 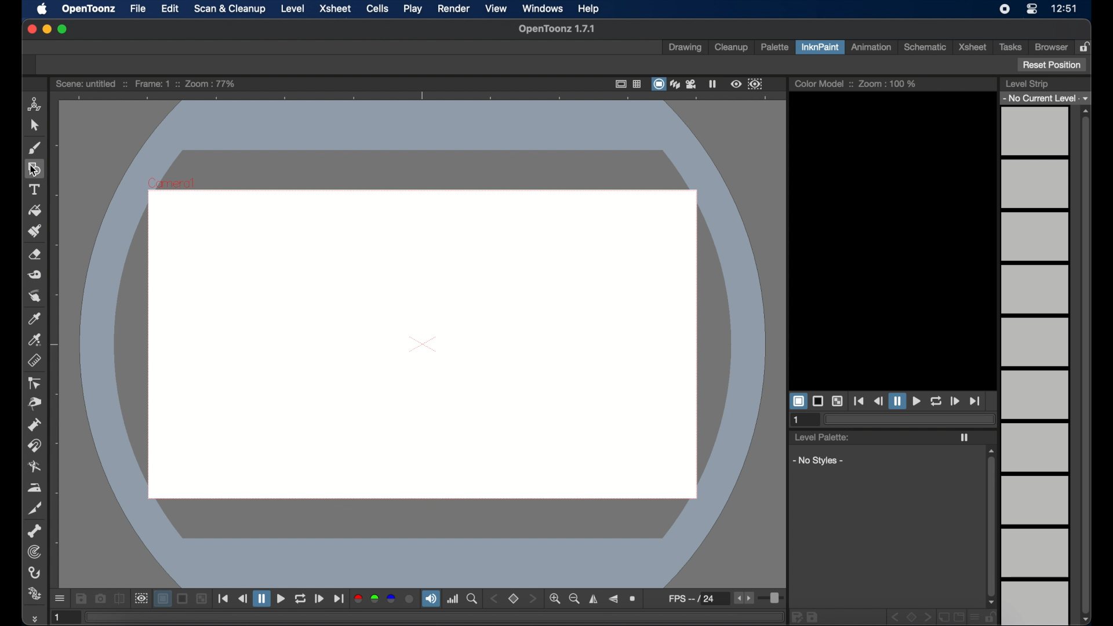 I want to click on schematic, so click(x=925, y=48).